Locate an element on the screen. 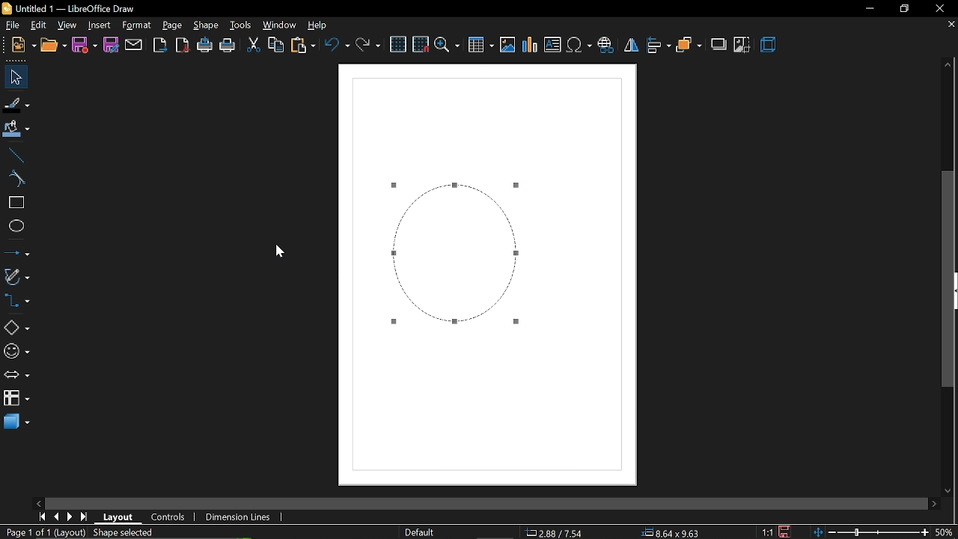  print directly is located at coordinates (204, 46).